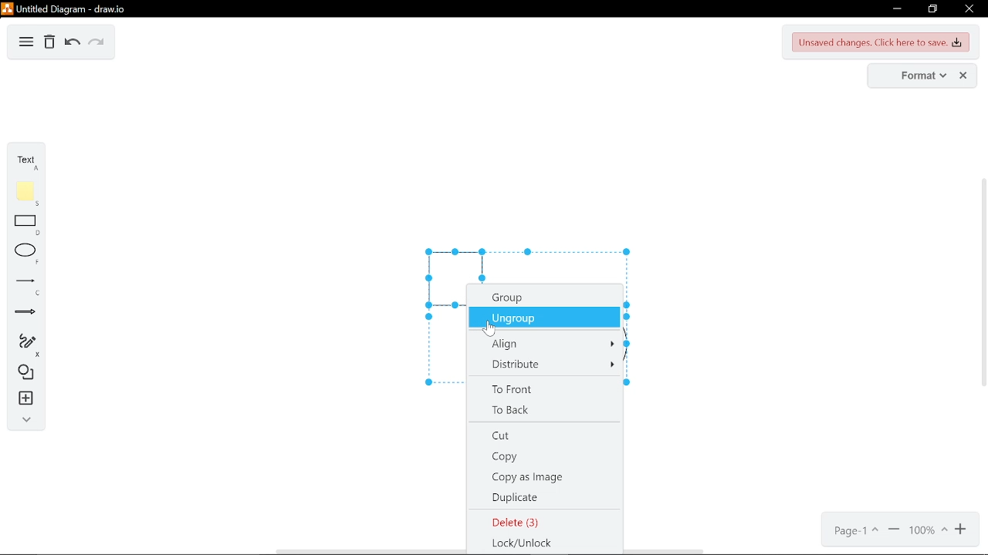 This screenshot has width=988, height=555. I want to click on rectangle, so click(25, 227).